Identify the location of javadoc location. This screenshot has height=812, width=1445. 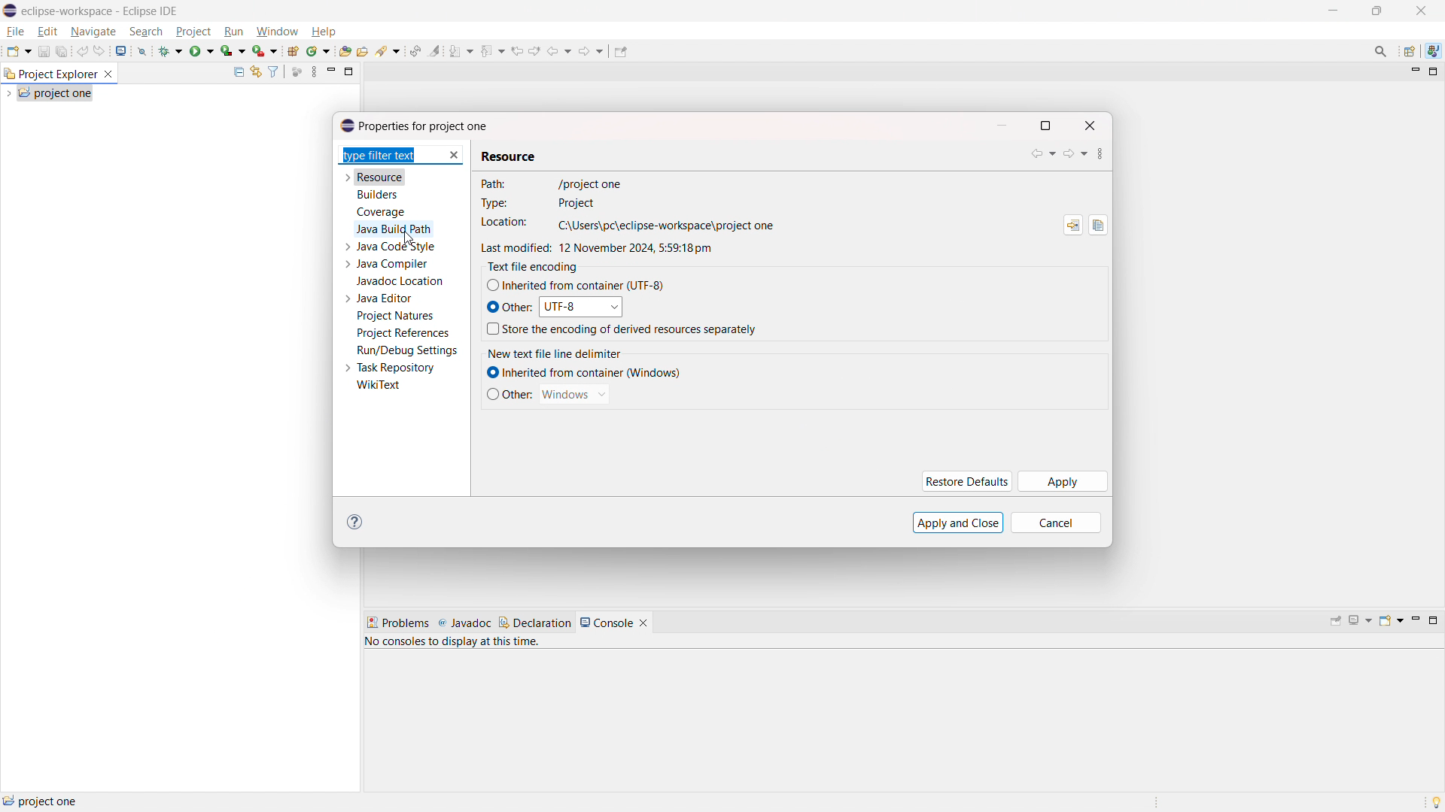
(401, 281).